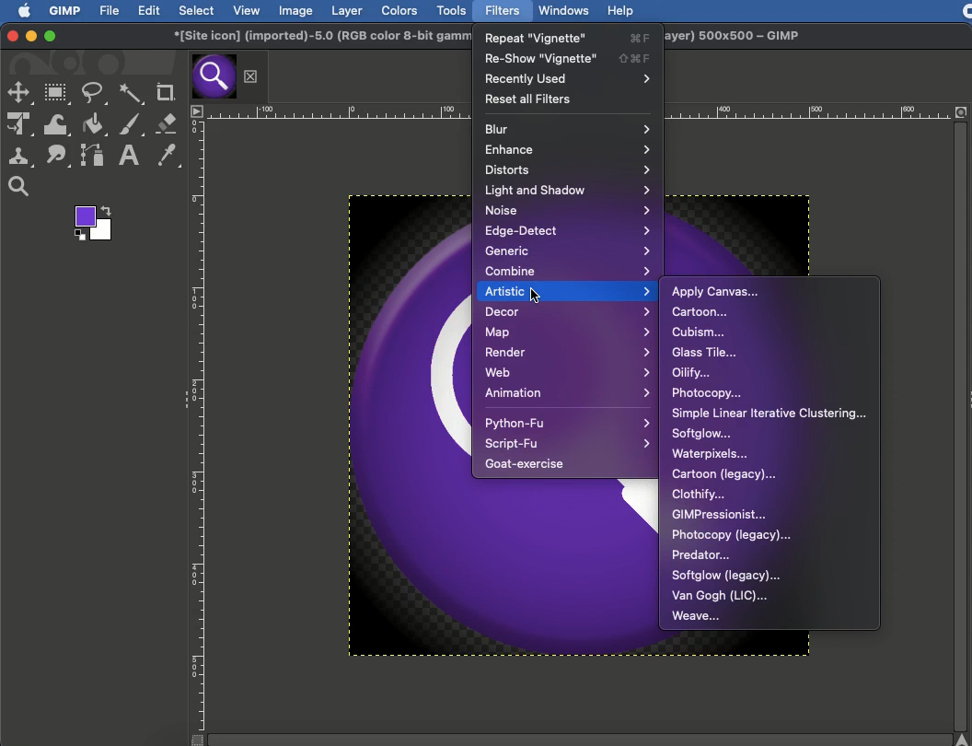 Image resolution: width=972 pixels, height=746 pixels. I want to click on Waterpixels, so click(710, 455).